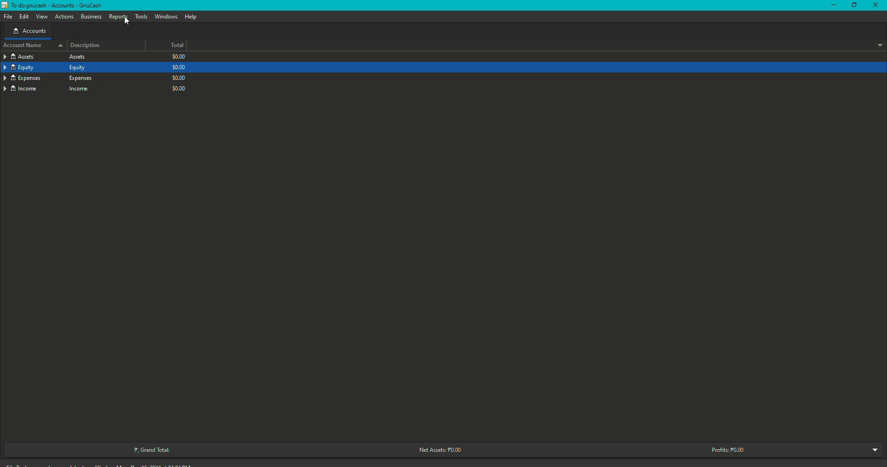  Describe the element at coordinates (43, 16) in the screenshot. I see `View` at that location.